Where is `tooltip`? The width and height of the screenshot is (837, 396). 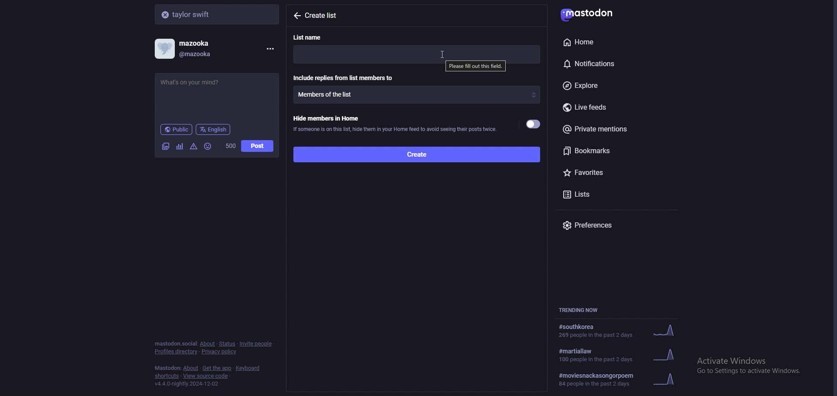 tooltip is located at coordinates (475, 67).